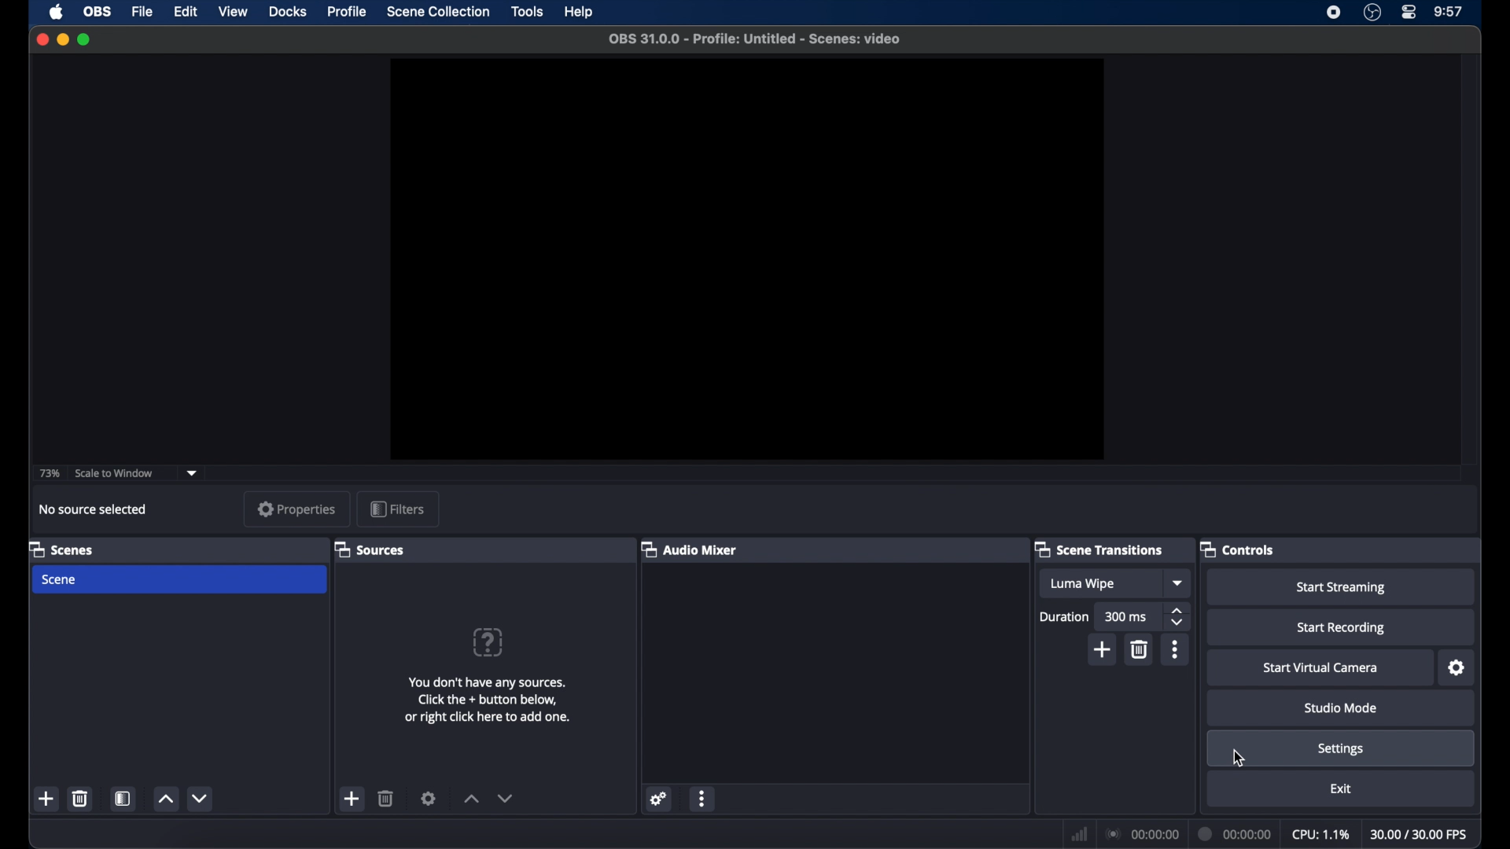  What do you see at coordinates (96, 12) in the screenshot?
I see `obs` at bounding box center [96, 12].